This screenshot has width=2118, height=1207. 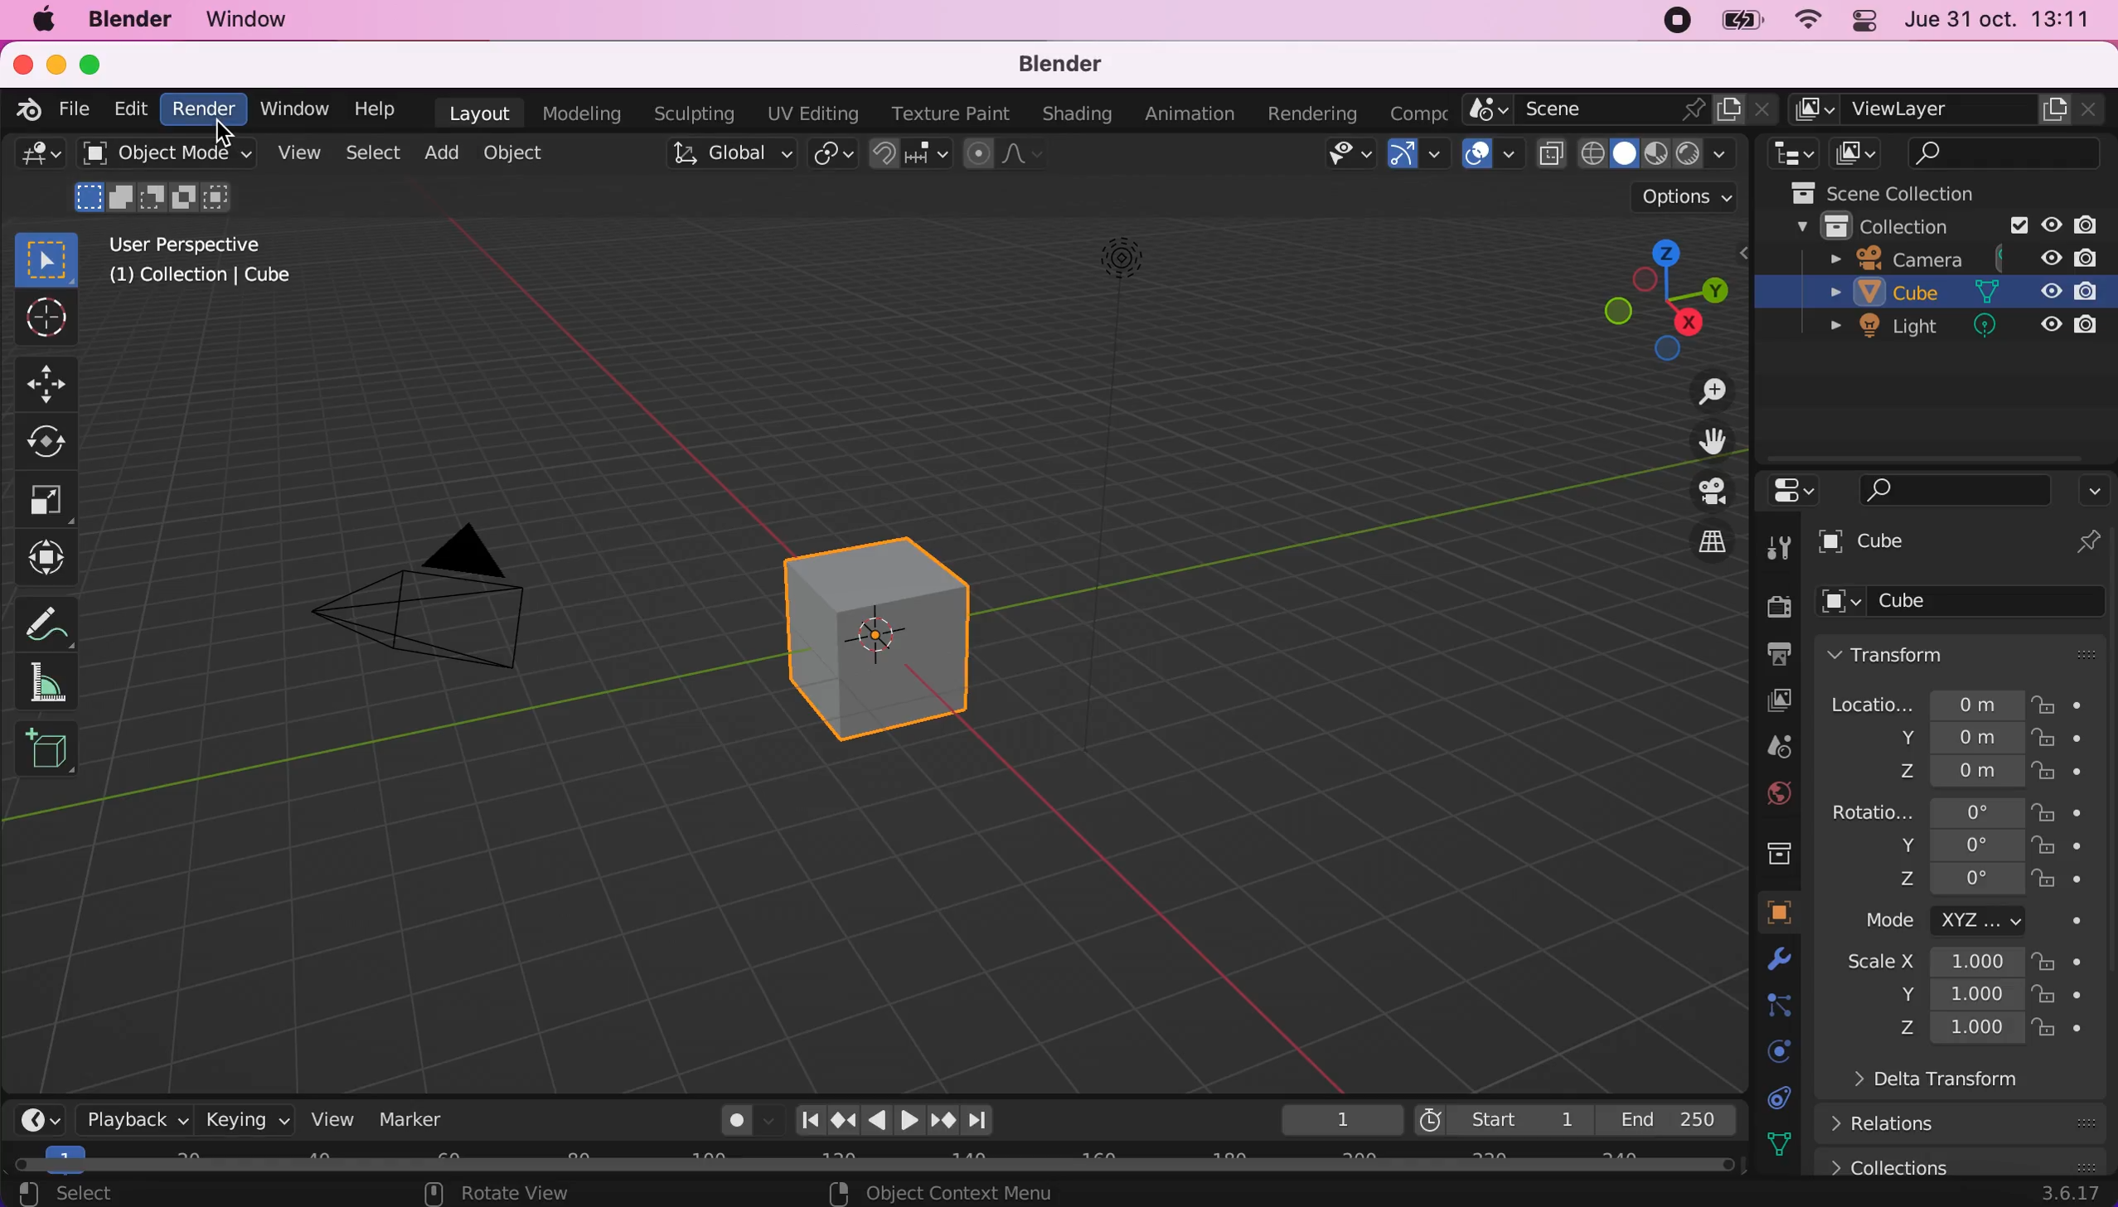 What do you see at coordinates (41, 557) in the screenshot?
I see `transform` at bounding box center [41, 557].